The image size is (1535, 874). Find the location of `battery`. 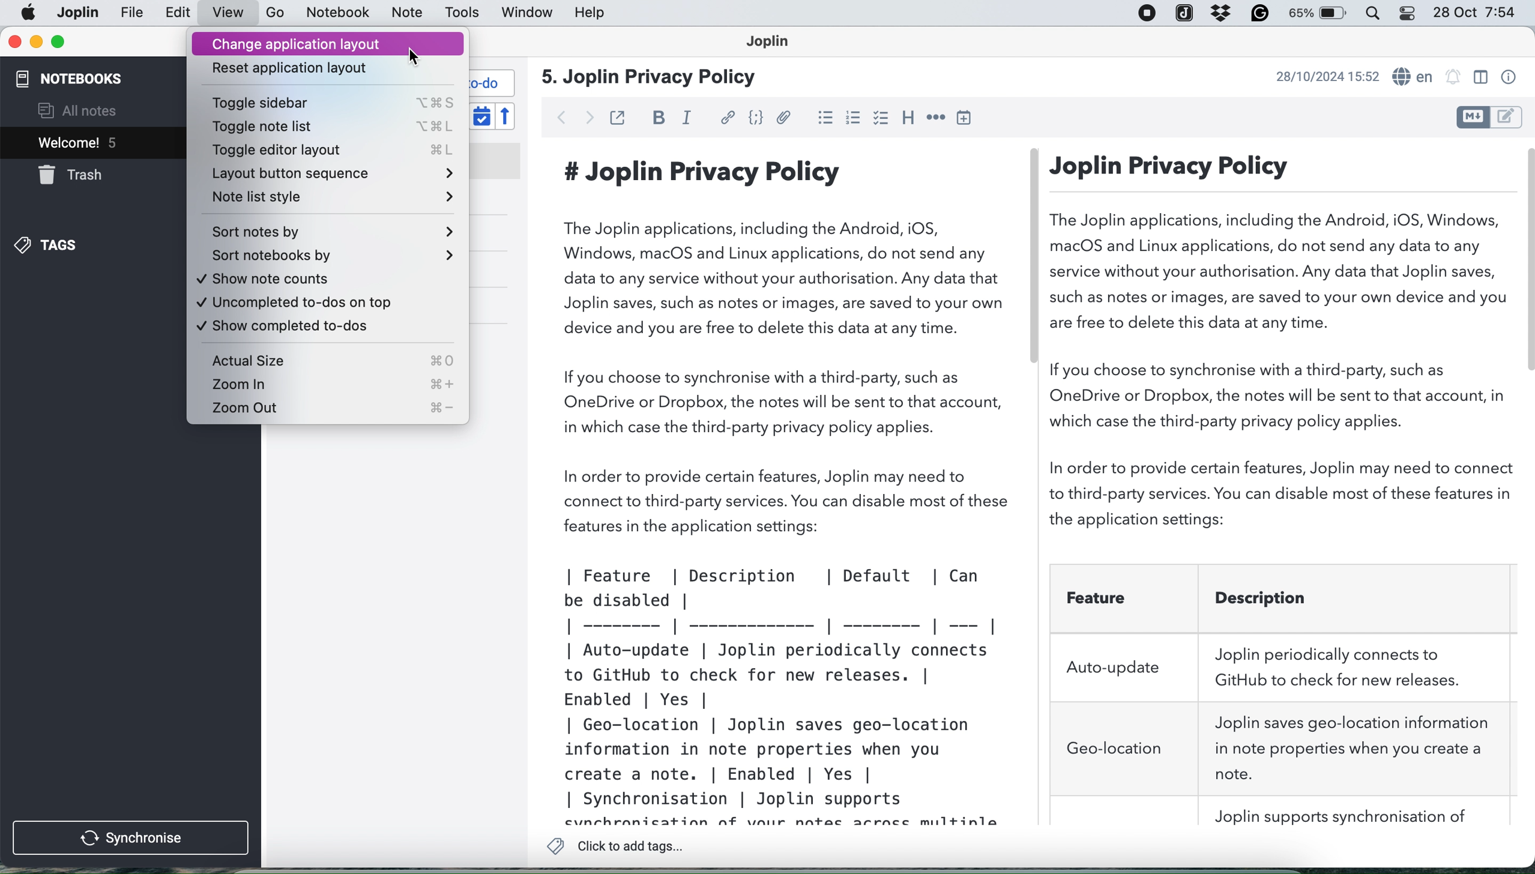

battery is located at coordinates (1319, 15).